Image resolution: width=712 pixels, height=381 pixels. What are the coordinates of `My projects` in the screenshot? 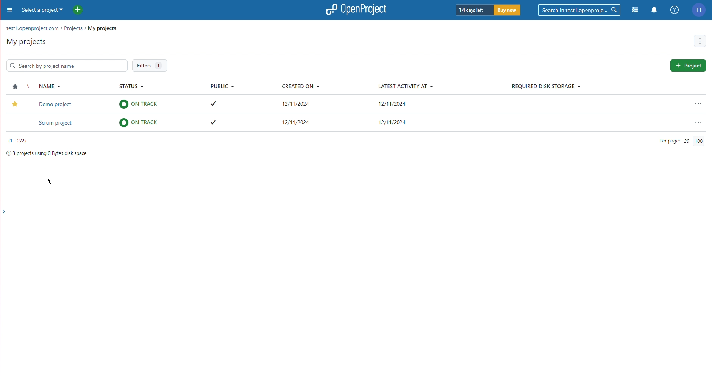 It's located at (25, 41).